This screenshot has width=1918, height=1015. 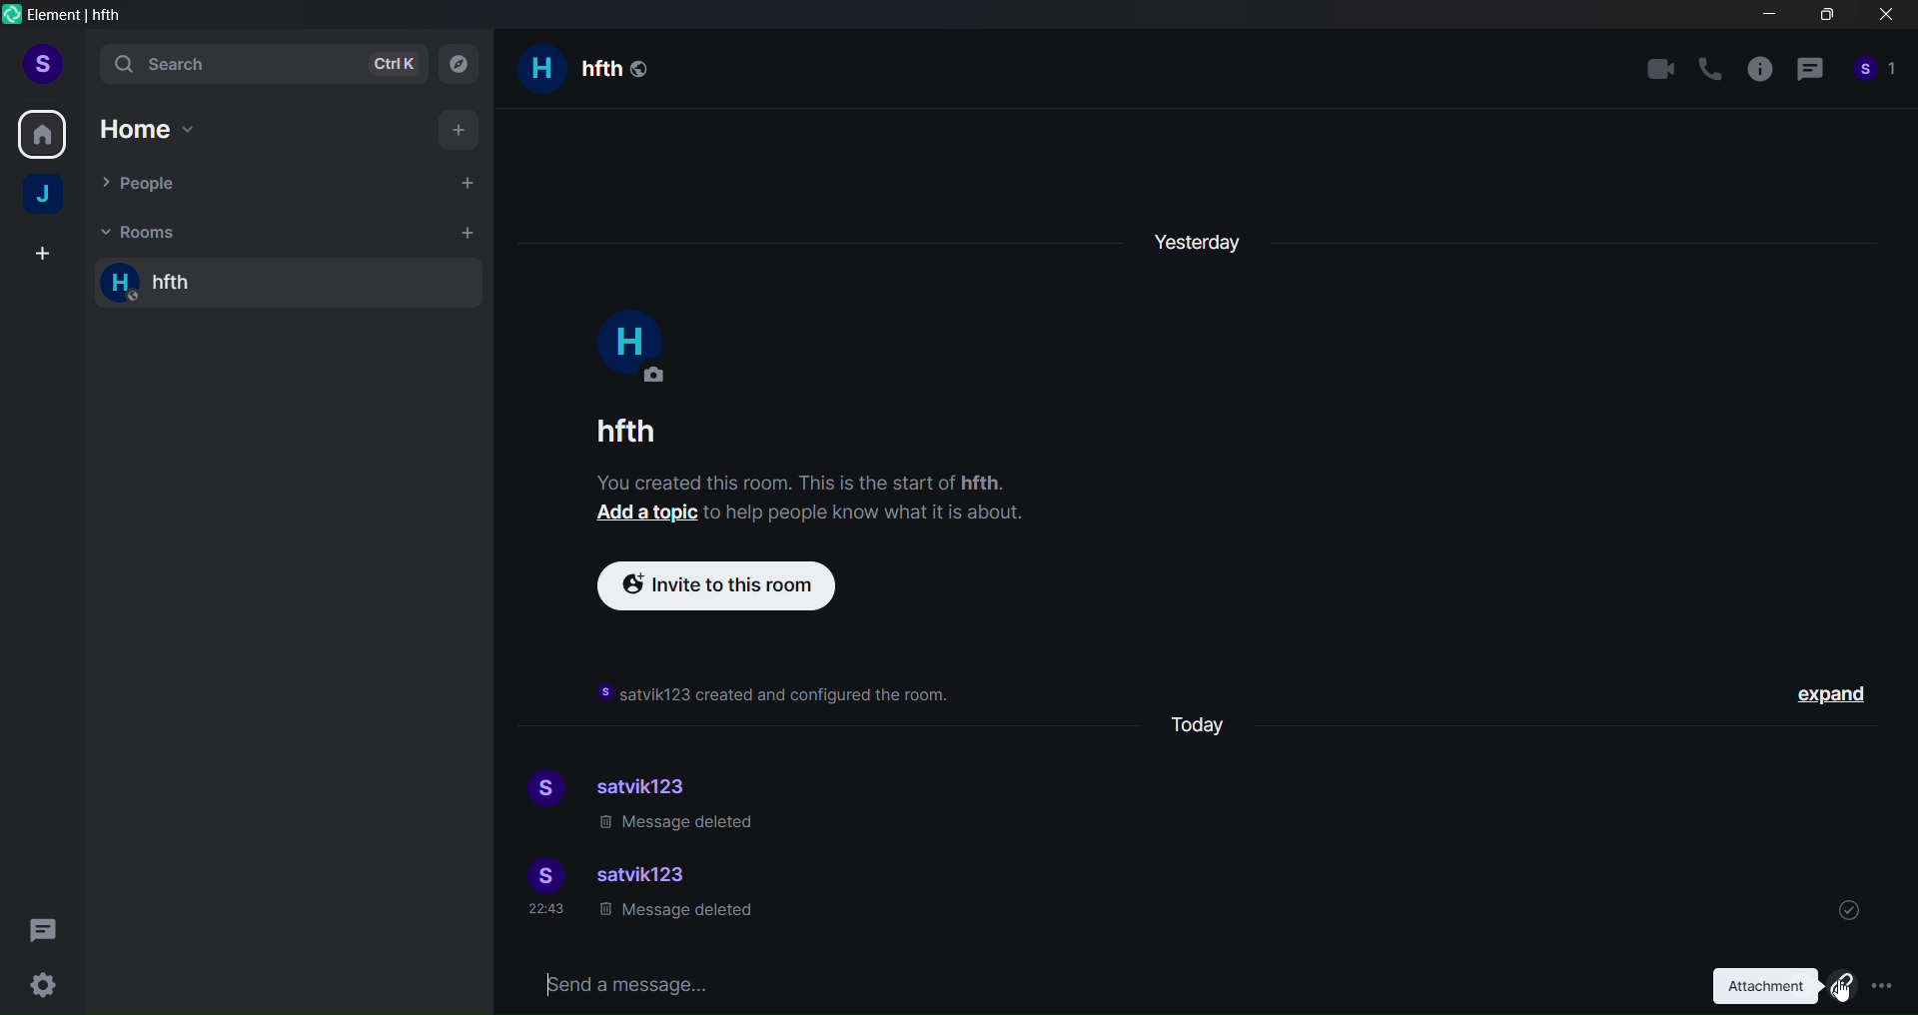 What do you see at coordinates (1836, 697) in the screenshot?
I see `expand` at bounding box center [1836, 697].